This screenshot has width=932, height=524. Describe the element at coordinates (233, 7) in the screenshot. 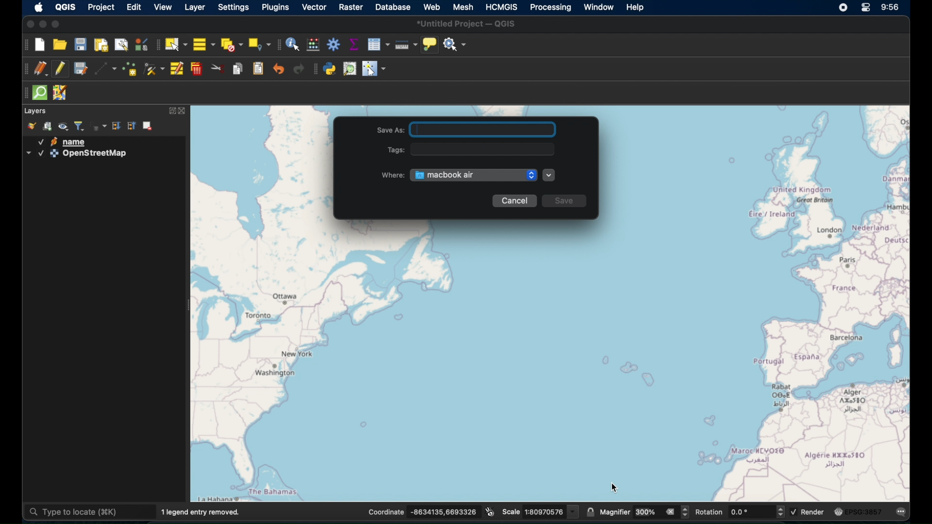

I see `settings` at that location.